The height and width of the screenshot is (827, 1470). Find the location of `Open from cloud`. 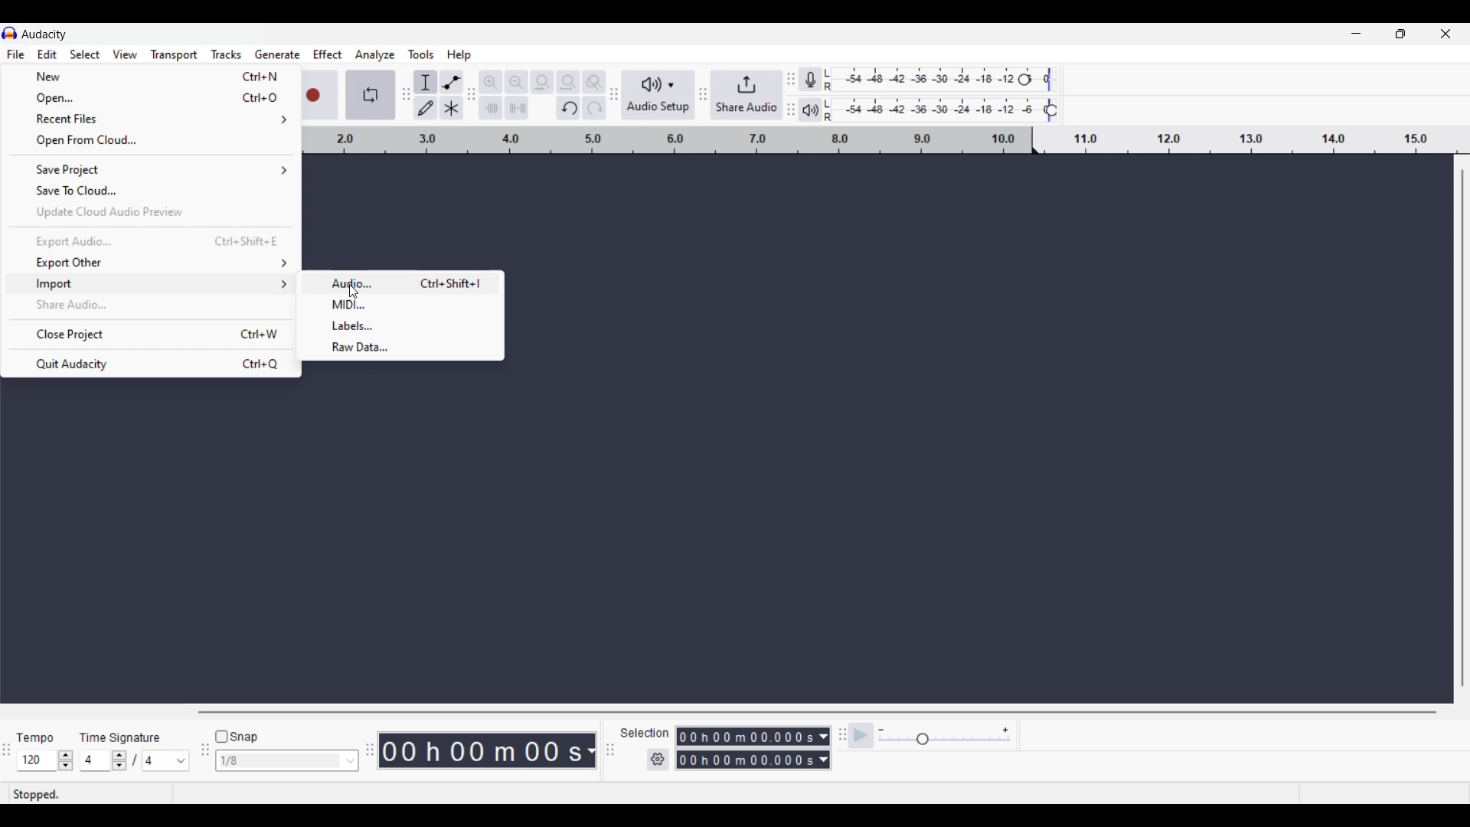

Open from cloud is located at coordinates (151, 140).